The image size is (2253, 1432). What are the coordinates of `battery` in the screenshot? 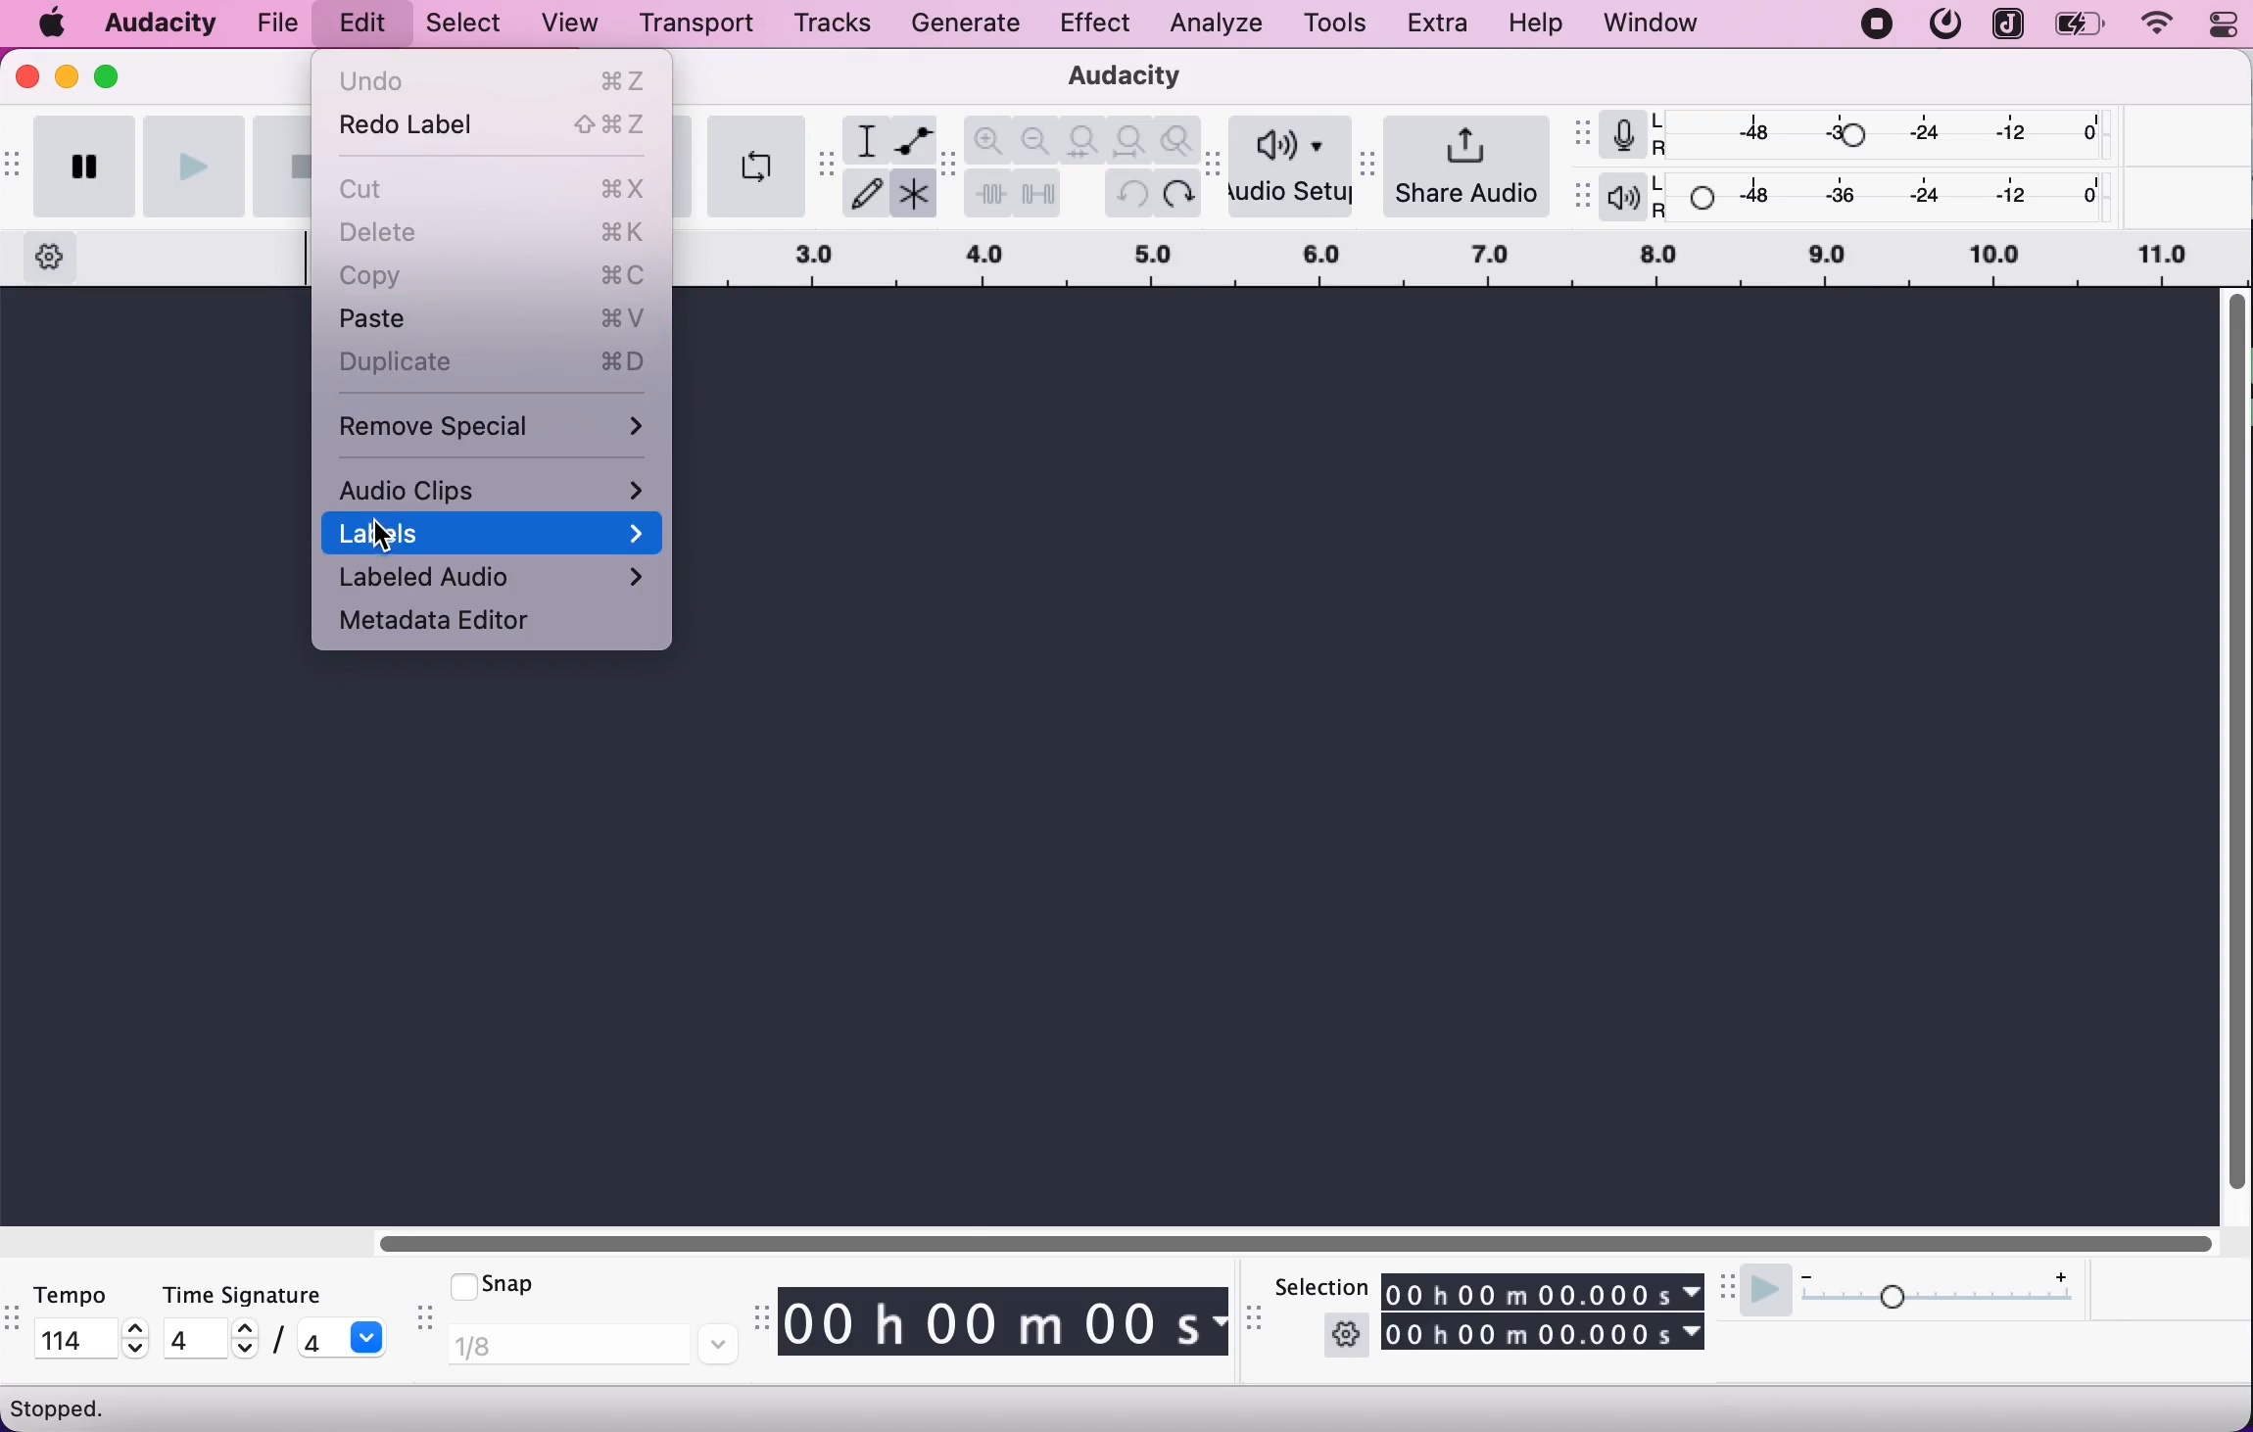 It's located at (2082, 24).